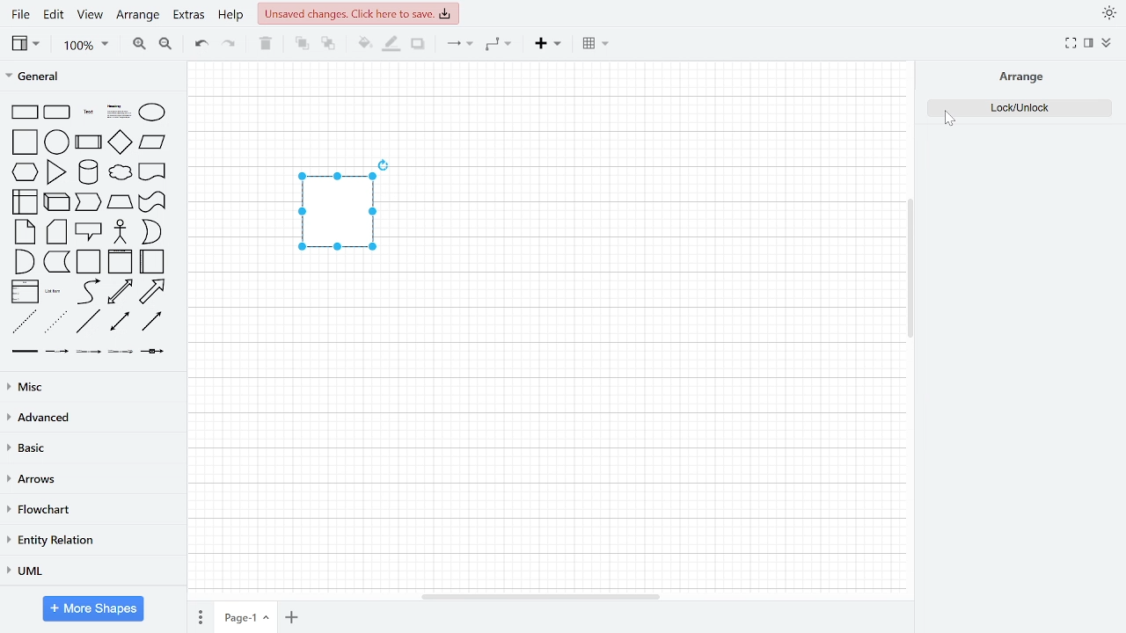 Image resolution: width=1126 pixels, height=633 pixels. Describe the element at coordinates (87, 292) in the screenshot. I see `curve` at that location.